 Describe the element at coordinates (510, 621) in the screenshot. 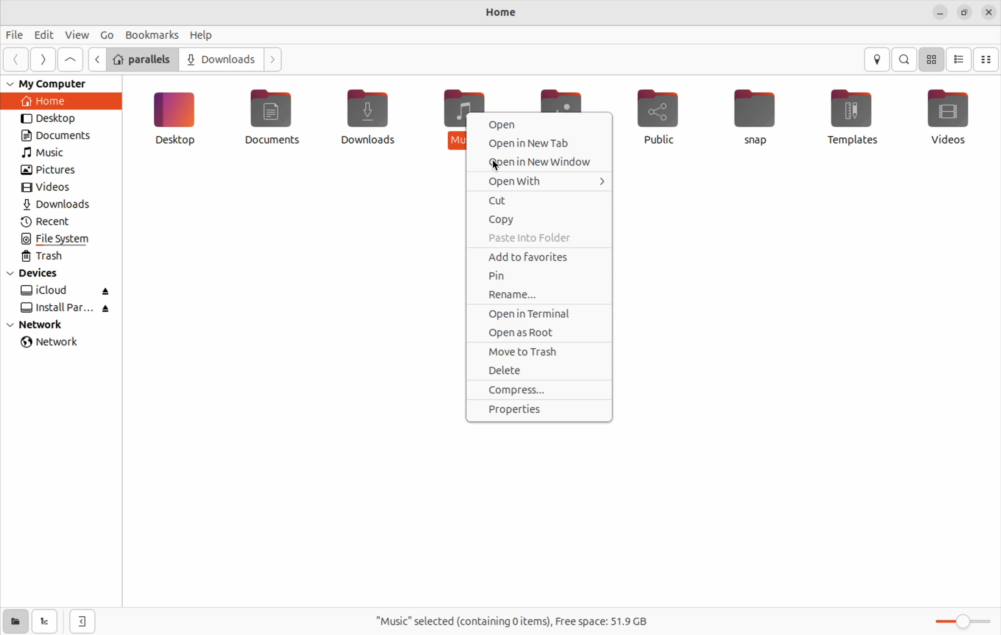

I see `Free space` at that location.